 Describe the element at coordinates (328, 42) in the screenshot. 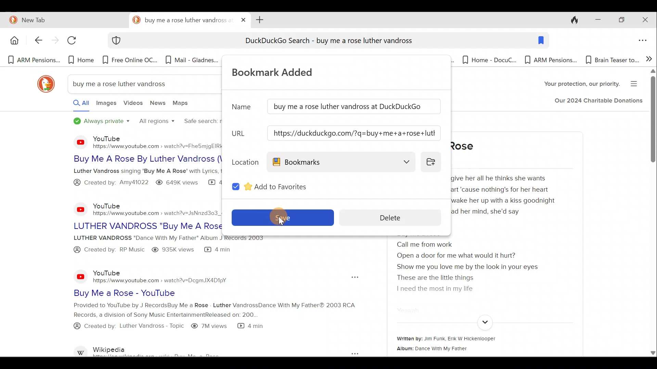

I see `DuckDuckGo Search - buy me a rose luther vandross` at that location.